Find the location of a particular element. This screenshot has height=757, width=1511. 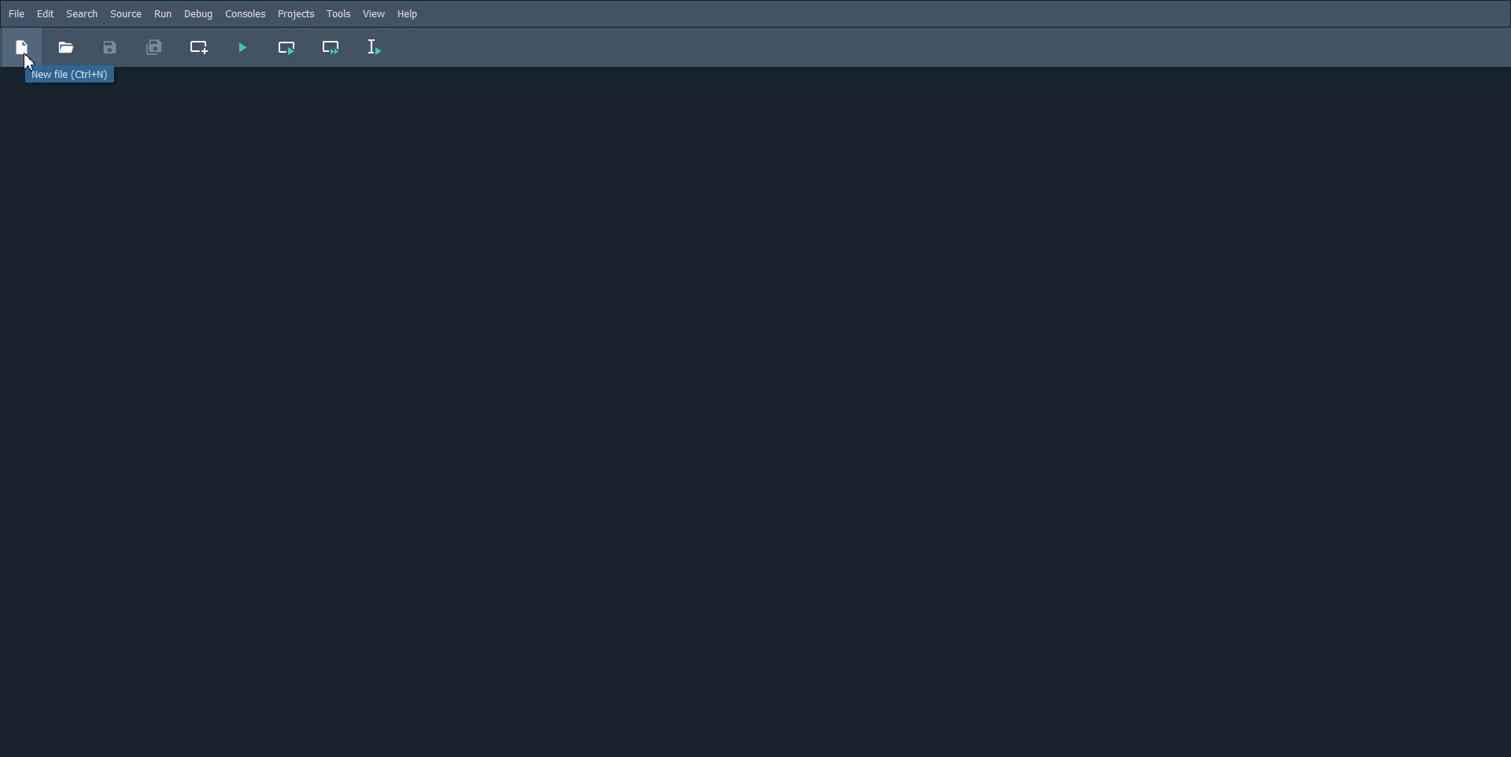

 is located at coordinates (65, 47).